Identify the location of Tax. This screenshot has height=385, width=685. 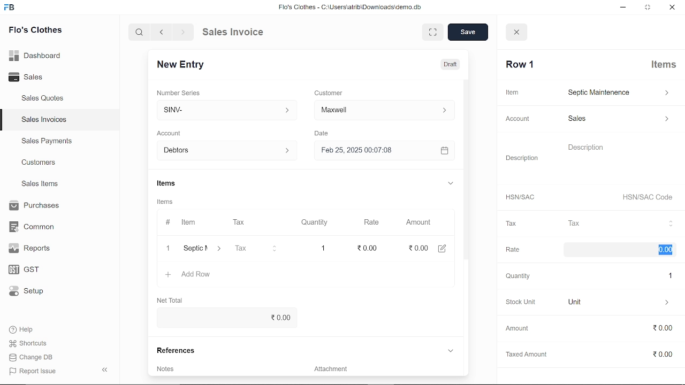
(511, 224).